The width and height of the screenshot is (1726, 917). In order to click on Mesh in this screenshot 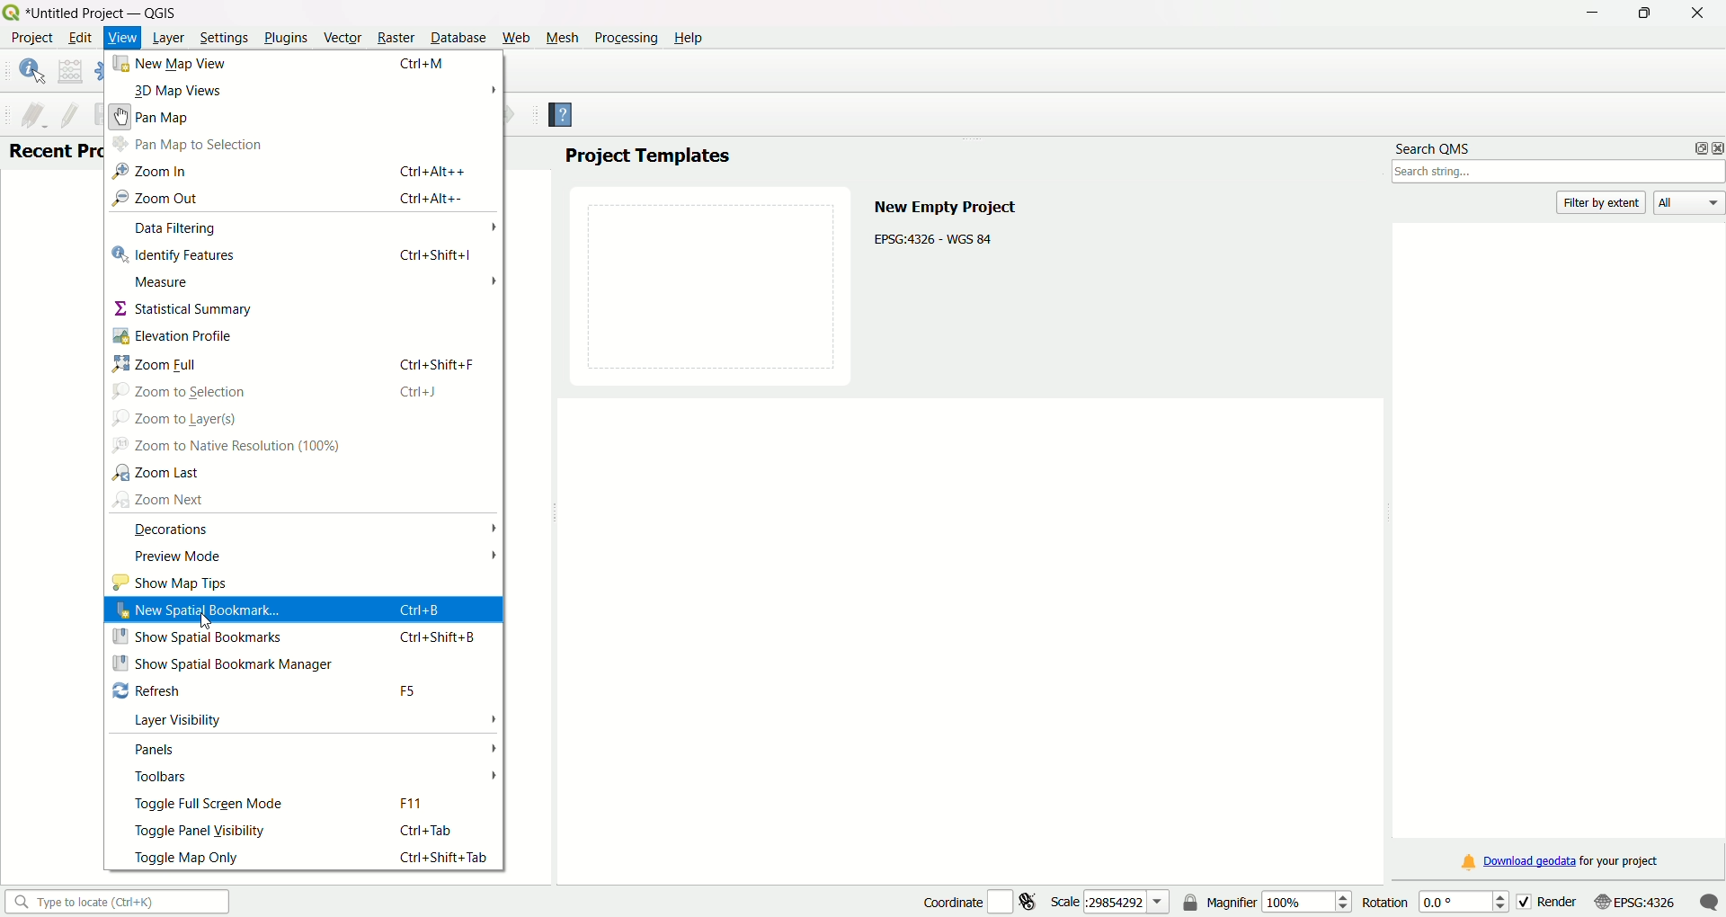, I will do `click(560, 37)`.